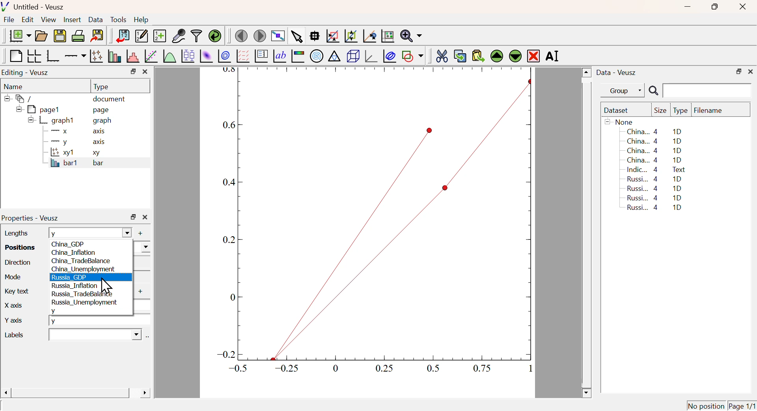  What do you see at coordinates (60, 36) in the screenshot?
I see `Save` at bounding box center [60, 36].